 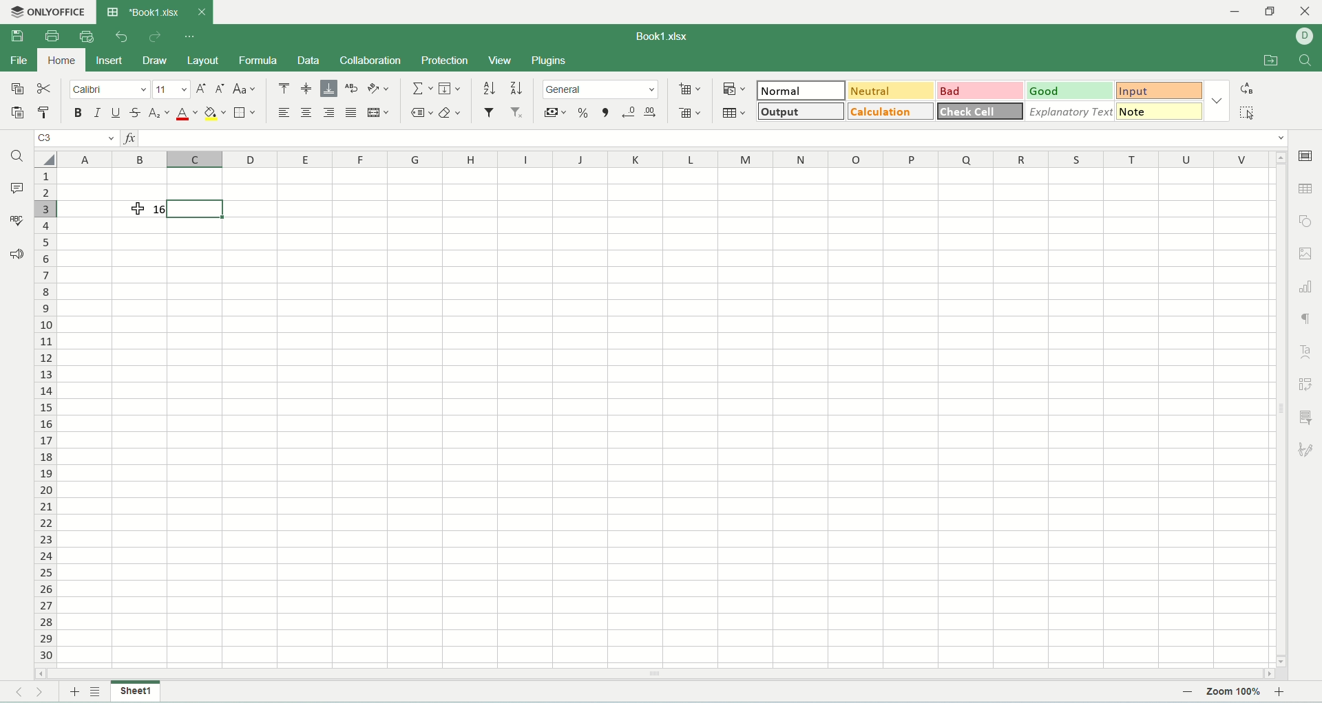 What do you see at coordinates (308, 61) in the screenshot?
I see `data` at bounding box center [308, 61].